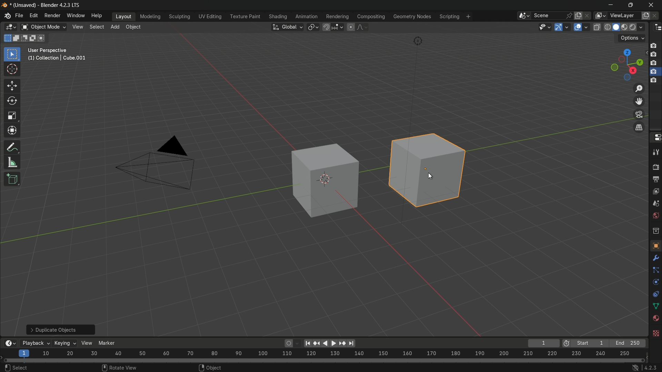  What do you see at coordinates (34, 16) in the screenshot?
I see `edit menu` at bounding box center [34, 16].